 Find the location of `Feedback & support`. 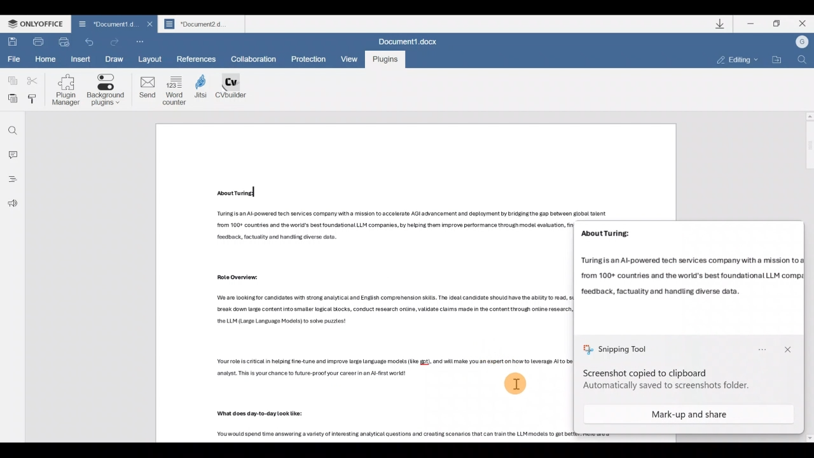

Feedback & support is located at coordinates (11, 205).